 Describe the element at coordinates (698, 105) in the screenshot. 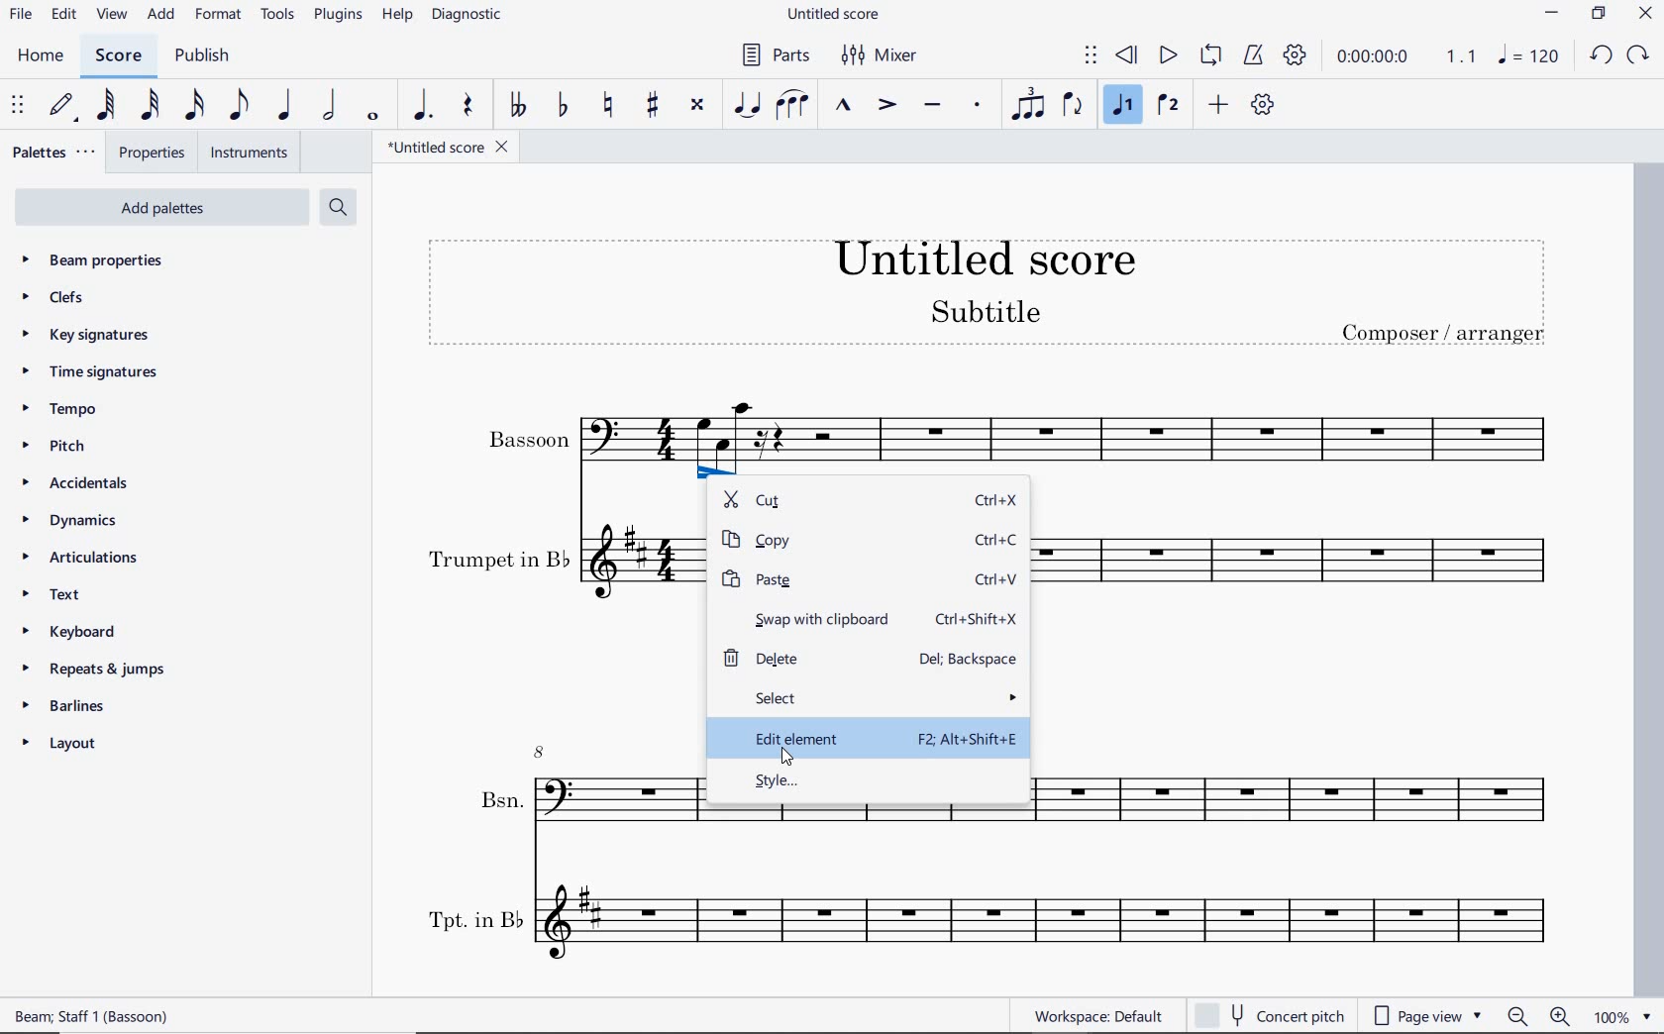

I see `toggle double-sharp` at that location.